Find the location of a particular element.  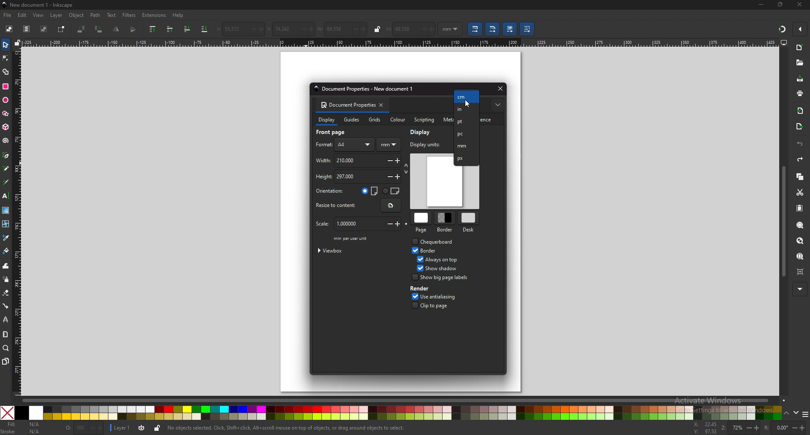

always on top is located at coordinates (443, 259).